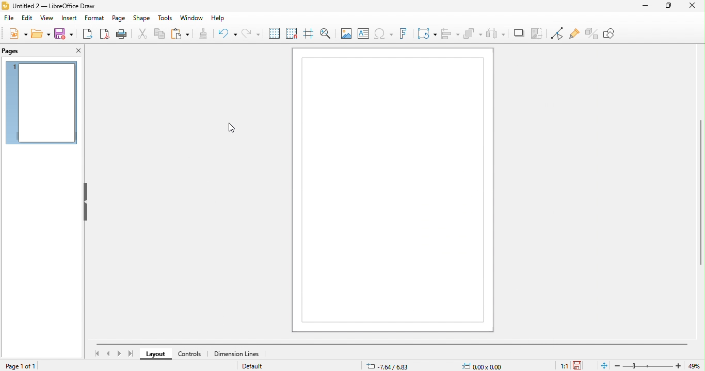 The image size is (705, 371). Describe the element at coordinates (22, 51) in the screenshot. I see `pages` at that location.